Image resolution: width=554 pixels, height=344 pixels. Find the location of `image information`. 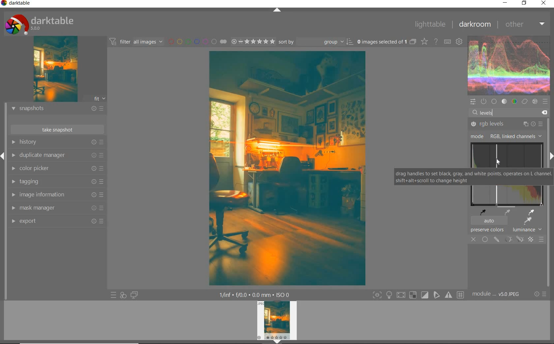

image information is located at coordinates (57, 194).